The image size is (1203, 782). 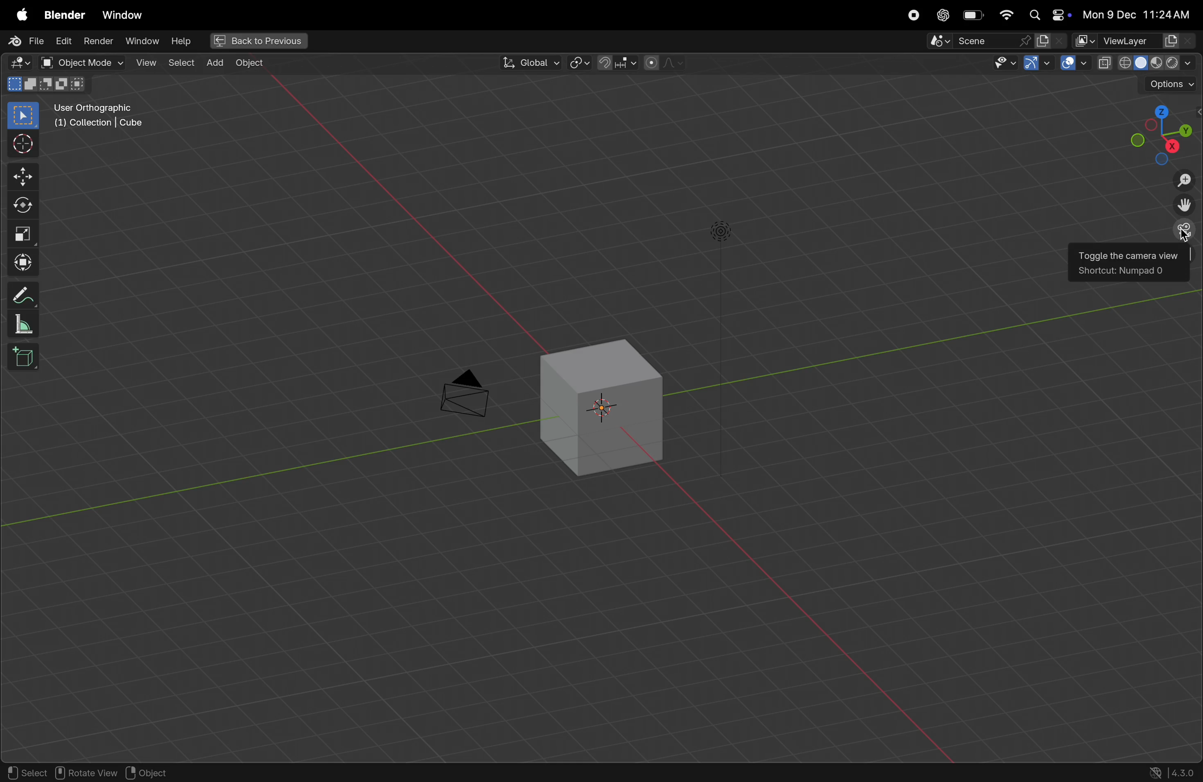 What do you see at coordinates (110, 115) in the screenshot?
I see `user perspective` at bounding box center [110, 115].